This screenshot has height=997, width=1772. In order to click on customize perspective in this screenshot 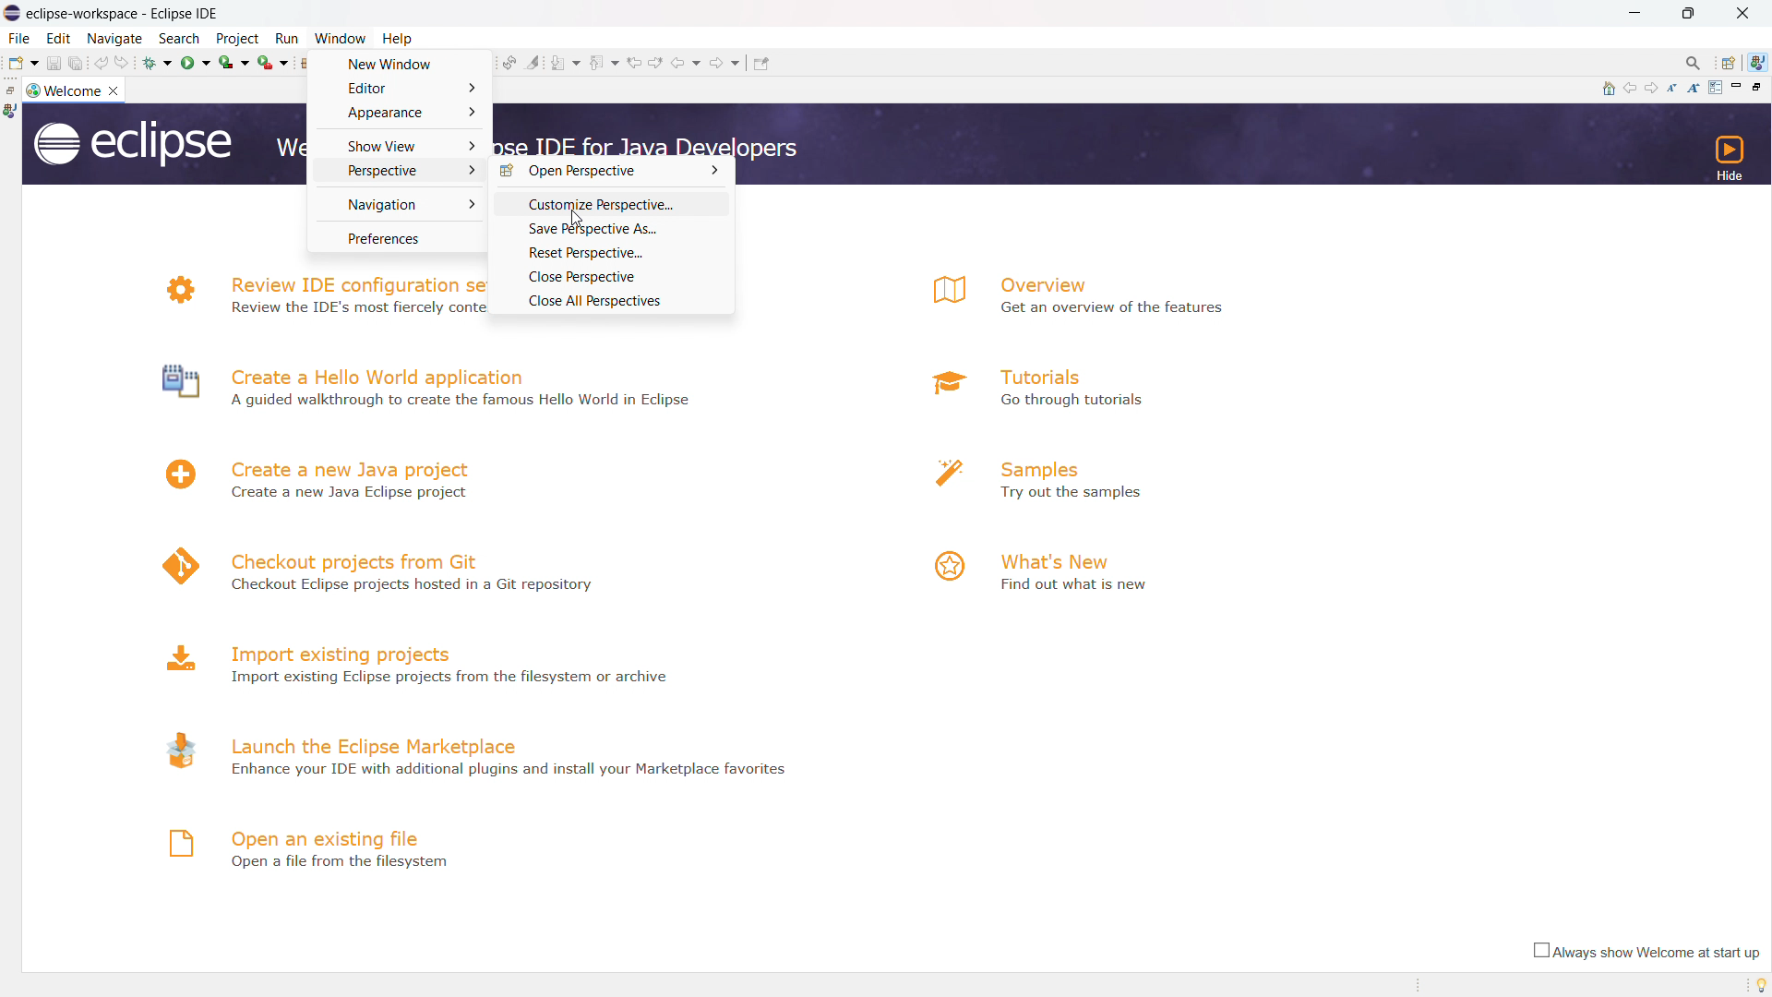, I will do `click(609, 204)`.